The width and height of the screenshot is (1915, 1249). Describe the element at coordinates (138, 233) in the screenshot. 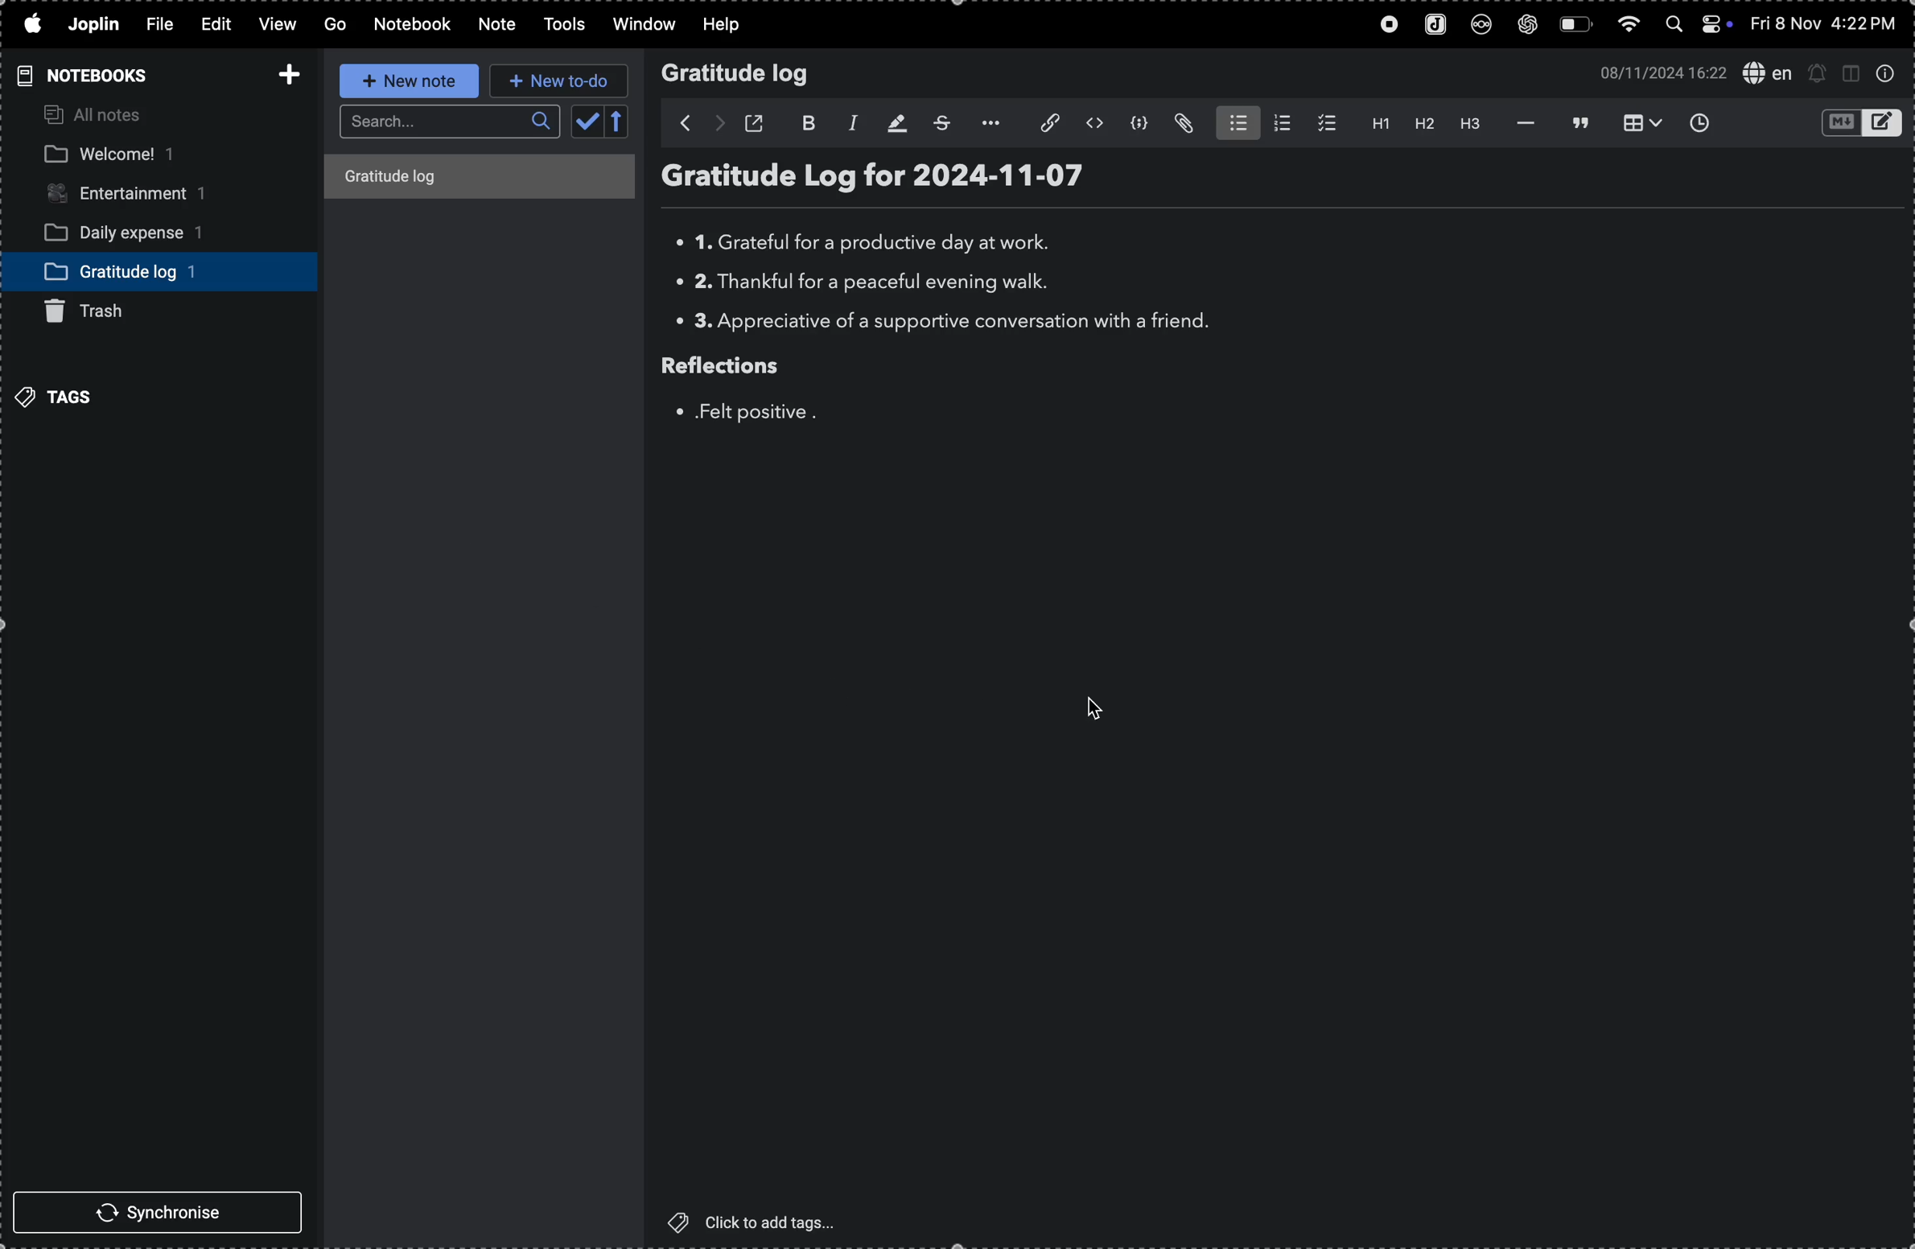

I see `daily expense` at that location.